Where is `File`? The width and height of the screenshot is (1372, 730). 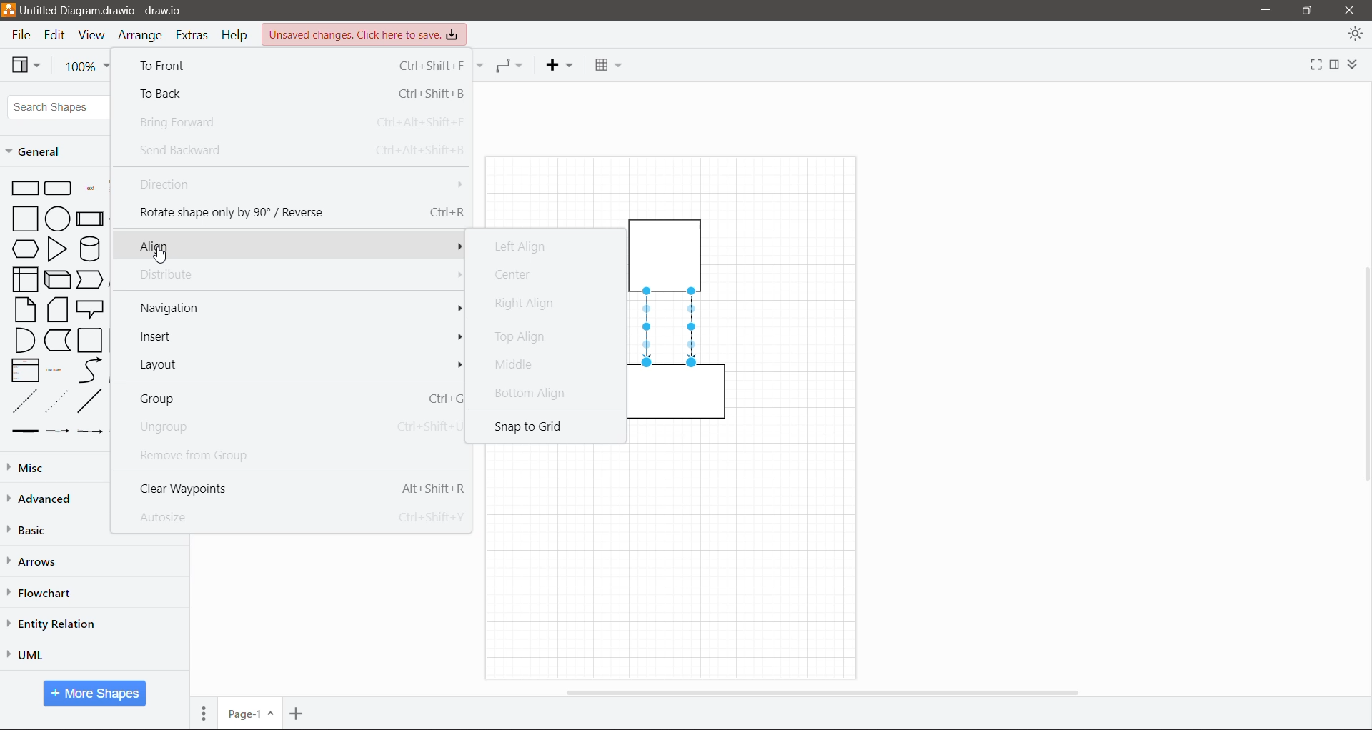 File is located at coordinates (20, 36).